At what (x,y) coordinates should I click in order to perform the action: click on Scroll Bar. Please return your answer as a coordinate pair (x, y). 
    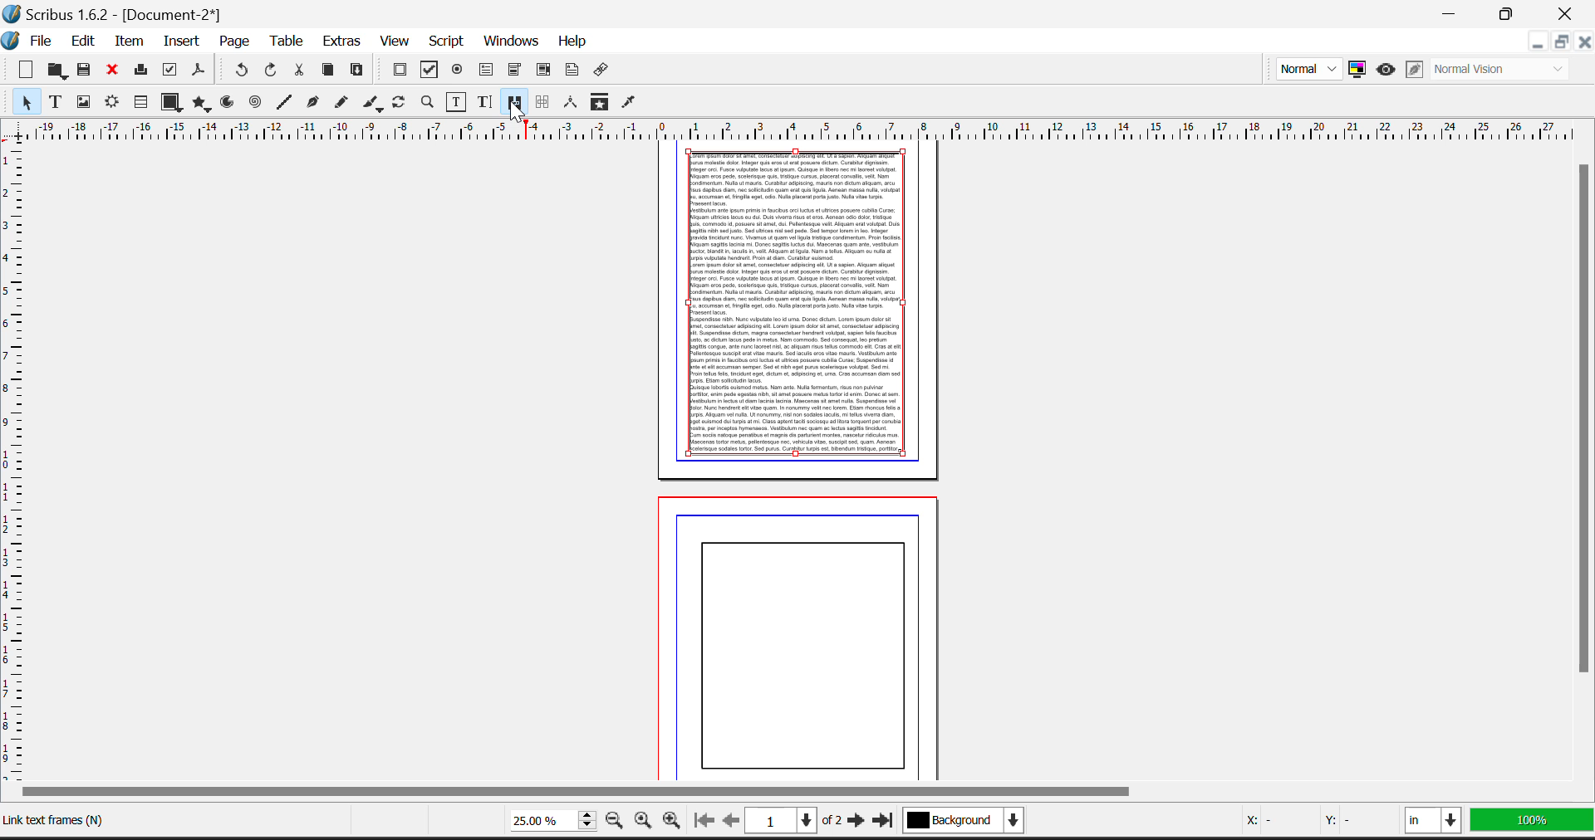
    Looking at the image, I should click on (1585, 468).